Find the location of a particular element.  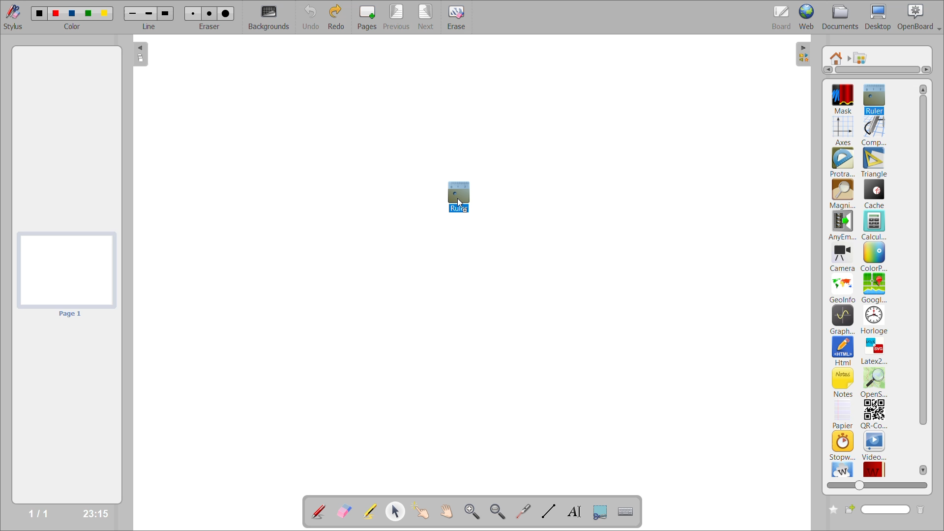

mouse up is located at coordinates (461, 205).